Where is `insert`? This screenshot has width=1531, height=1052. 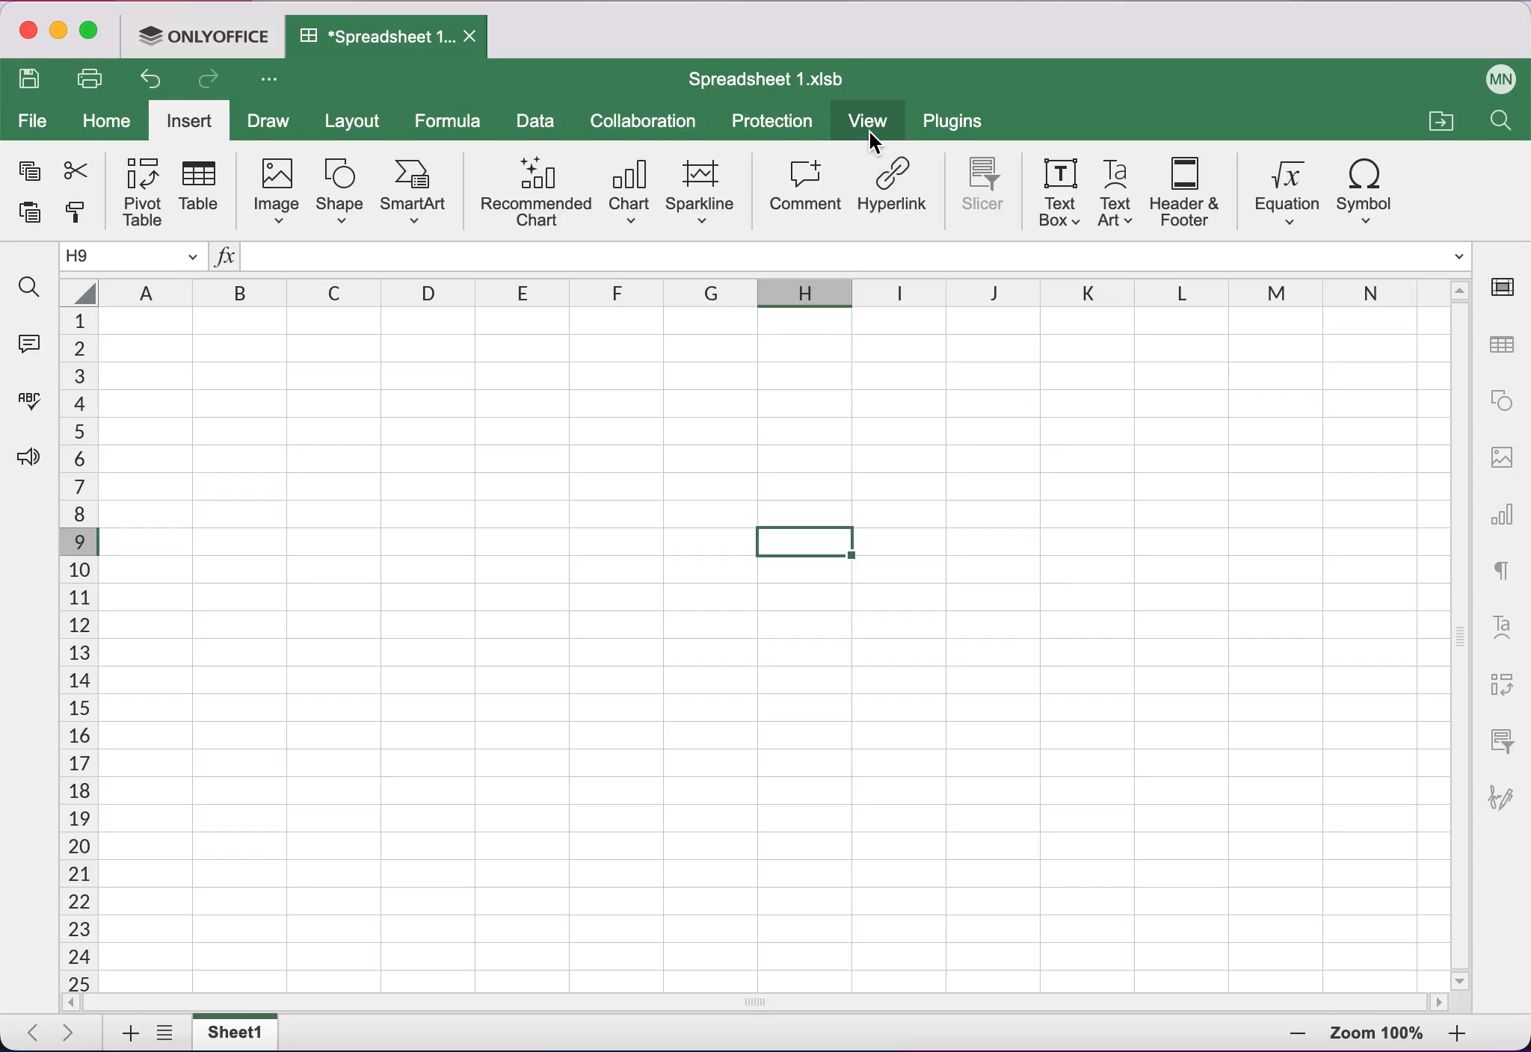
insert is located at coordinates (191, 120).